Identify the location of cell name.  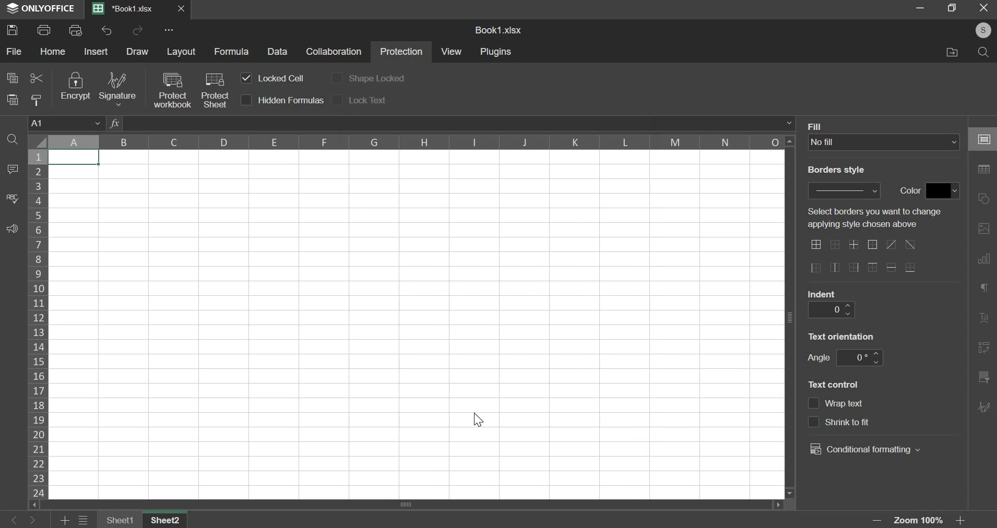
(66, 122).